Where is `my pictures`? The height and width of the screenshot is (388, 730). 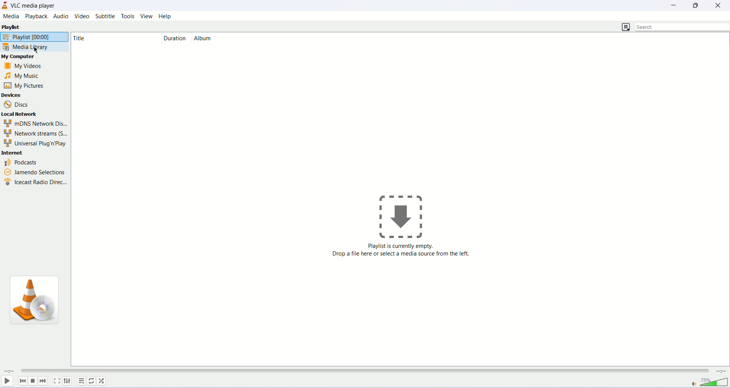 my pictures is located at coordinates (24, 85).